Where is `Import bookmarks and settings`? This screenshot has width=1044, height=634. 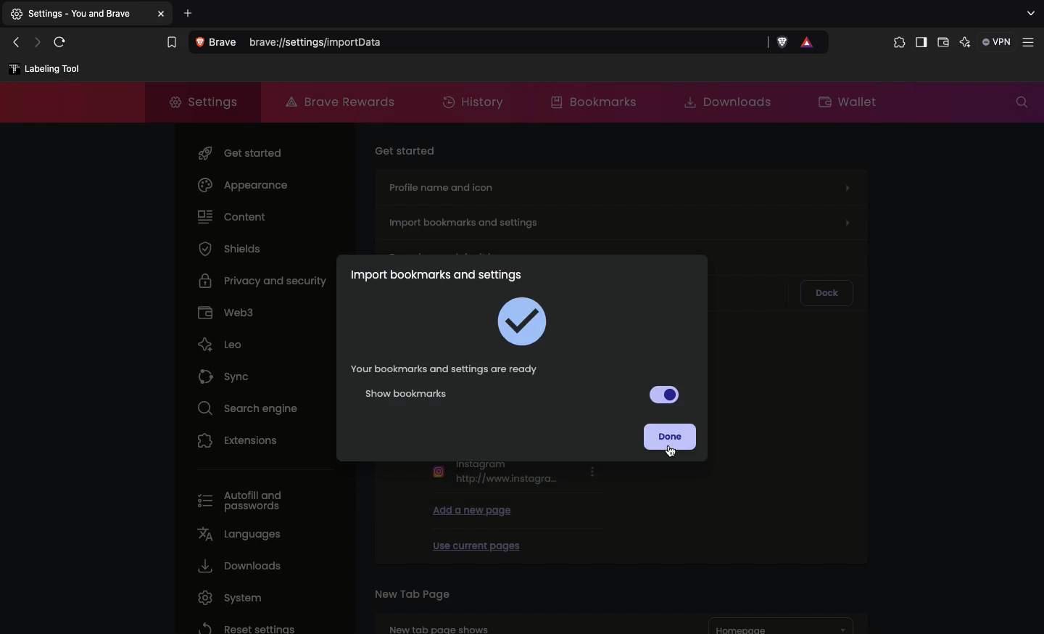
Import bookmarks and settings is located at coordinates (436, 274).